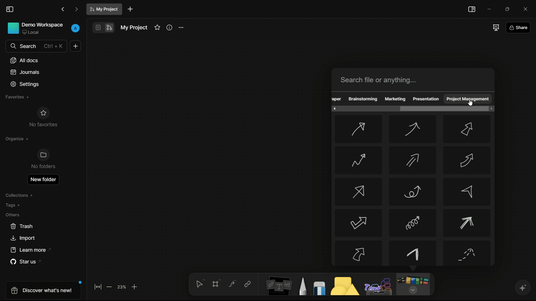  Describe the element at coordinates (199, 283) in the screenshot. I see `select` at that location.